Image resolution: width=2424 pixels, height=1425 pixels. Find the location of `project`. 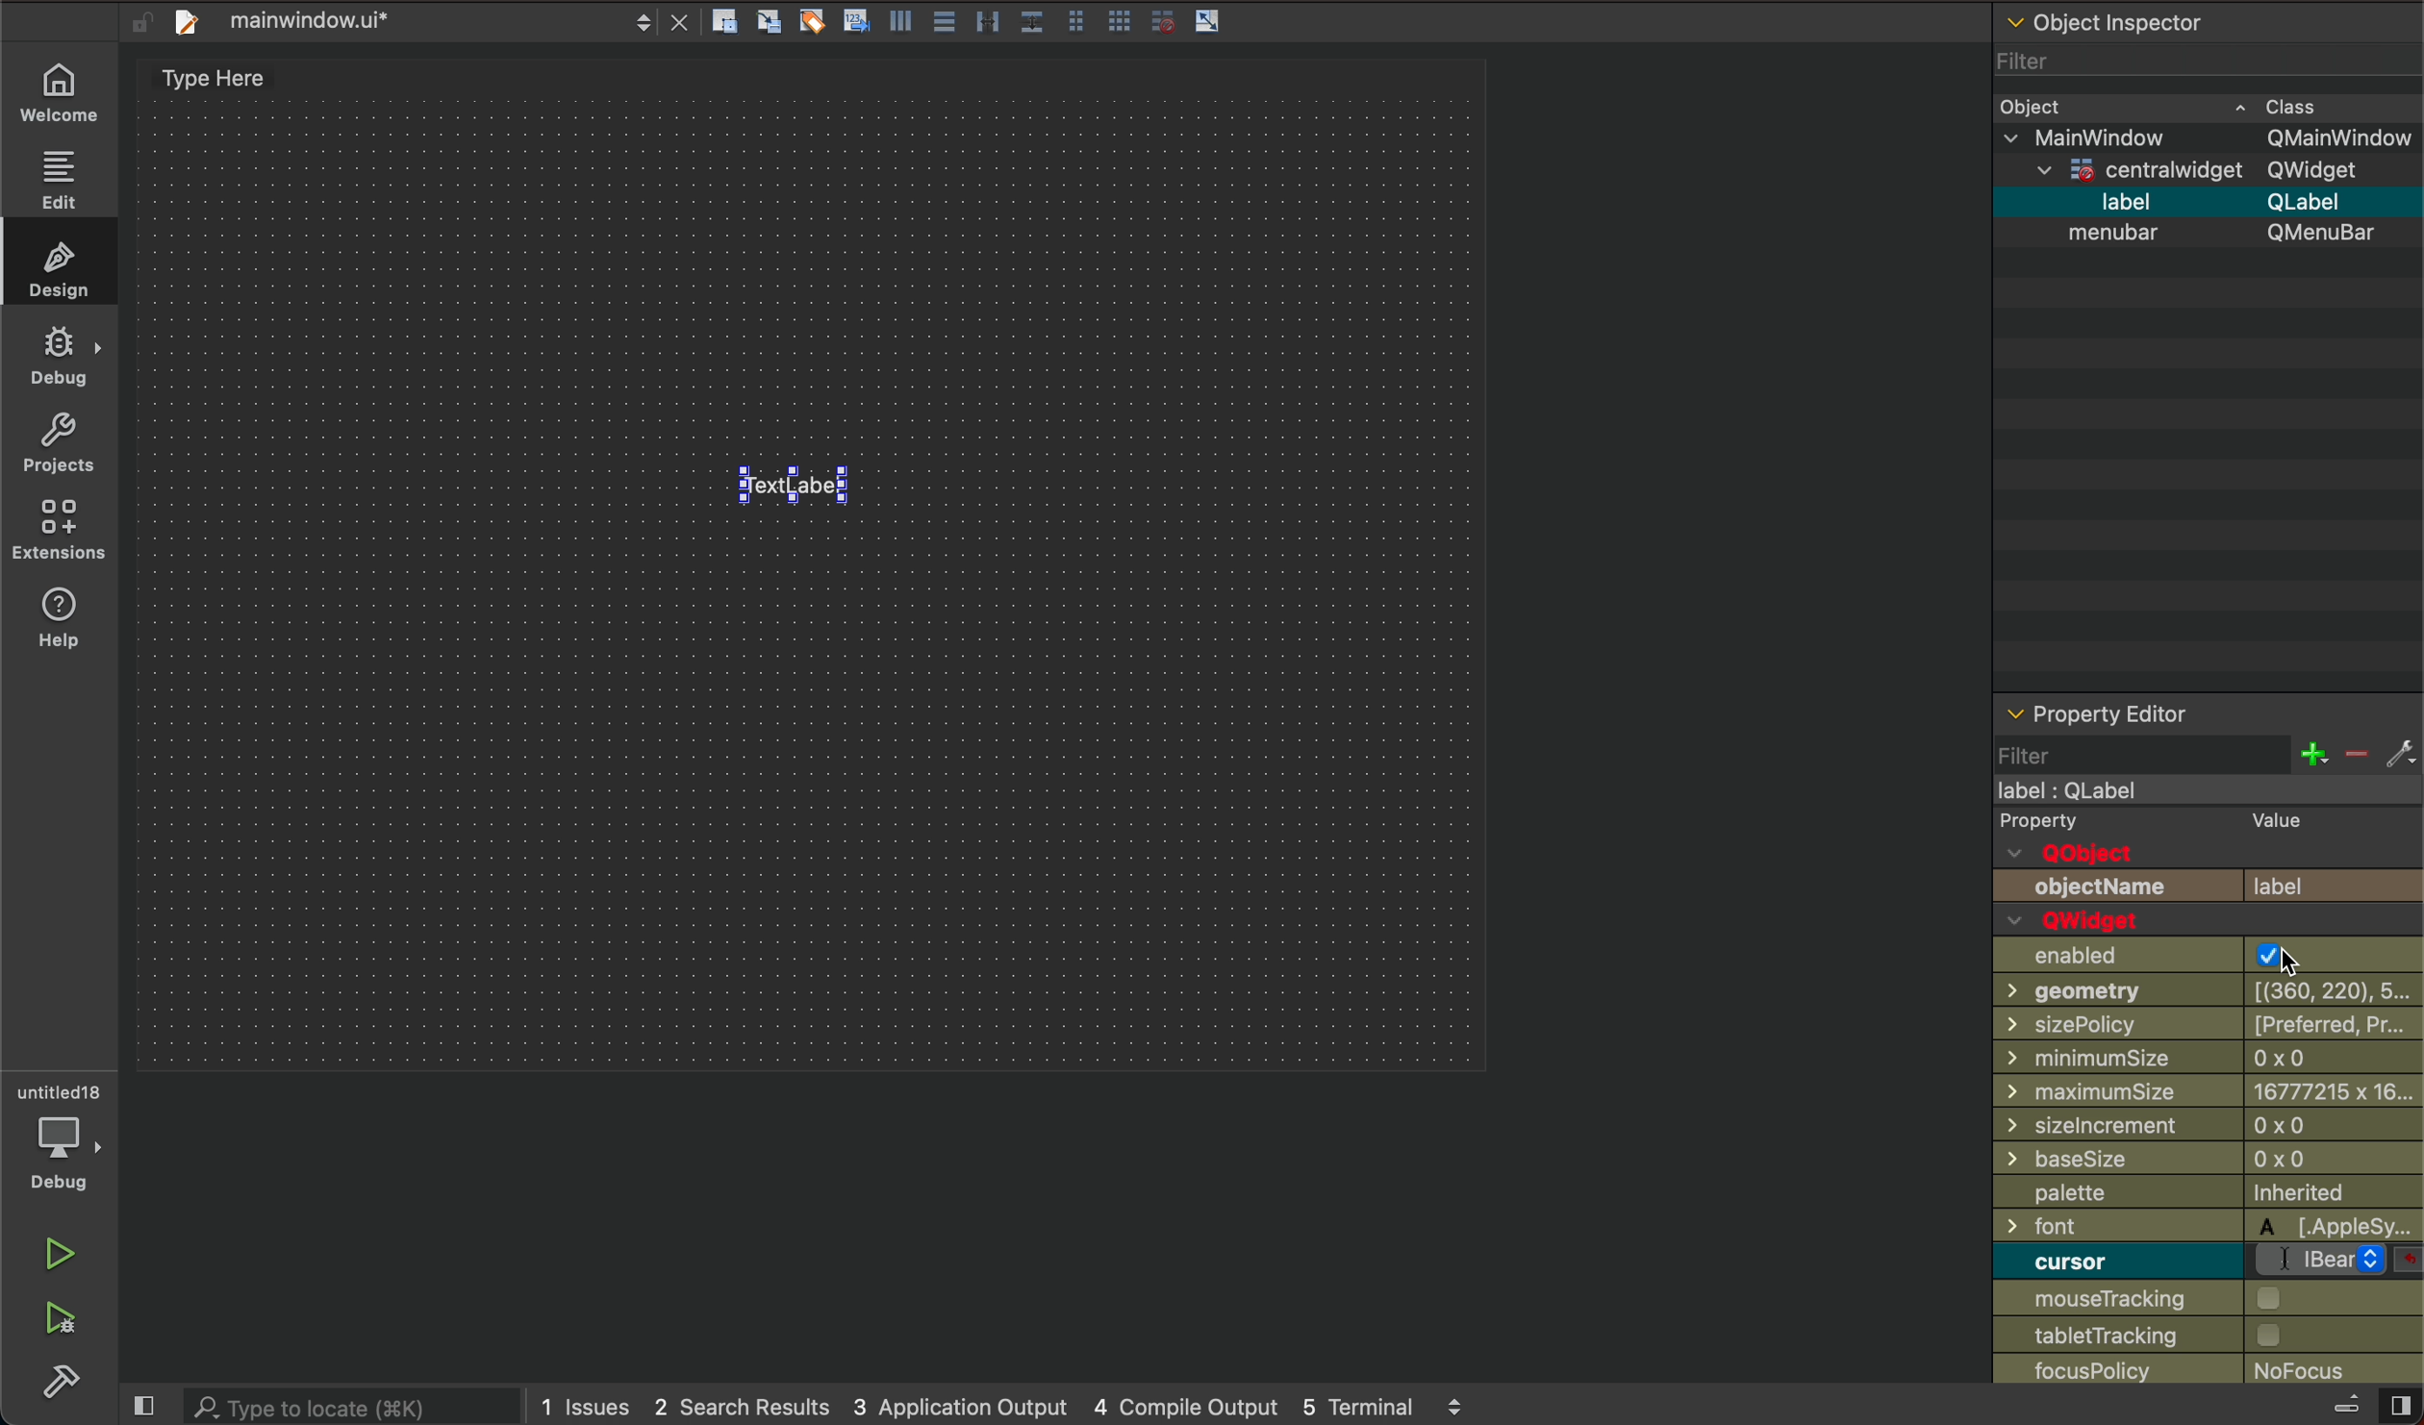

project is located at coordinates (58, 448).